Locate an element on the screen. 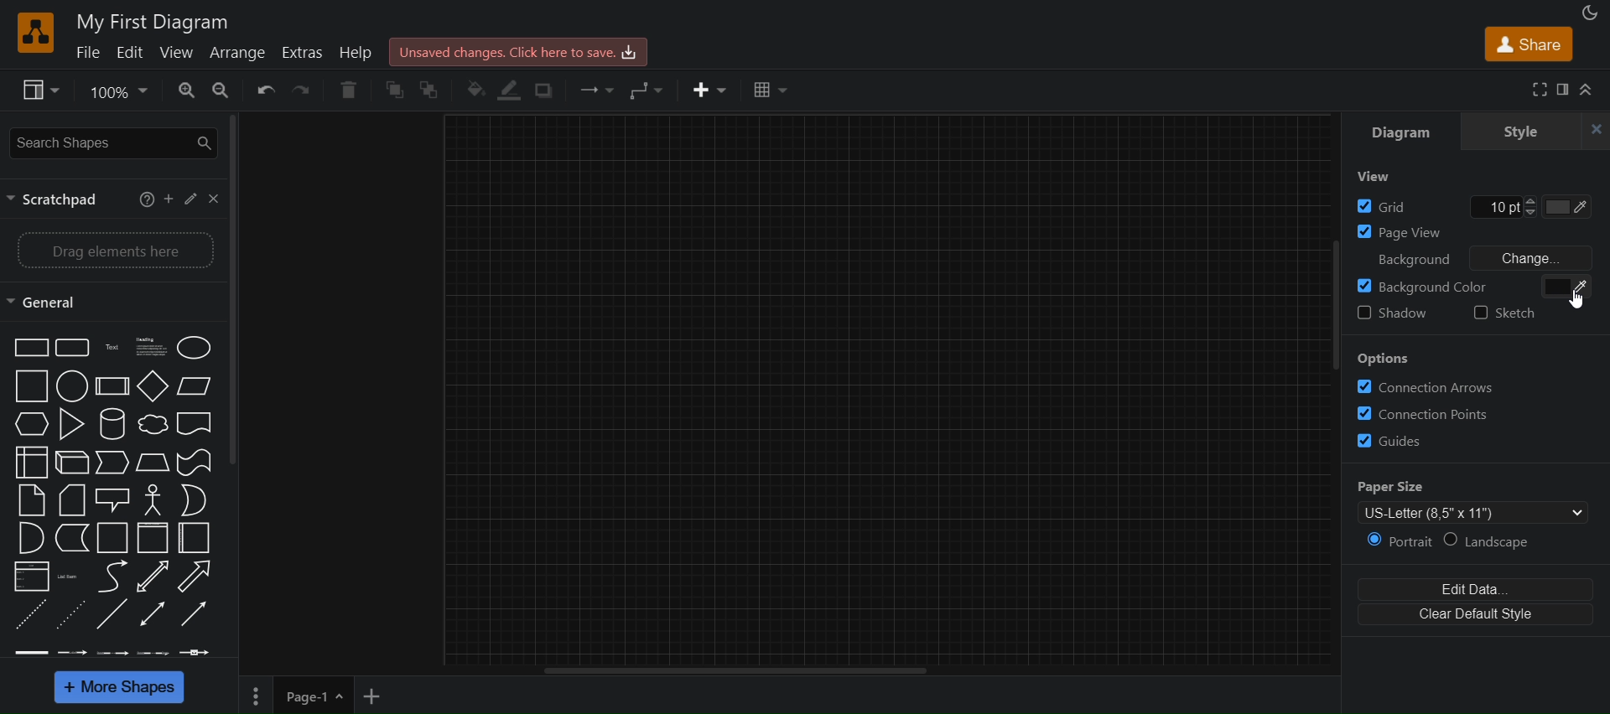  sketch is located at coordinates (1515, 318).